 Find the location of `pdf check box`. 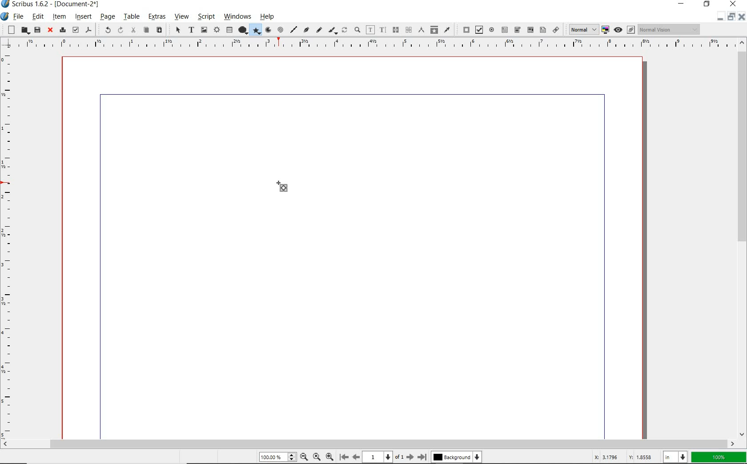

pdf check box is located at coordinates (478, 30).